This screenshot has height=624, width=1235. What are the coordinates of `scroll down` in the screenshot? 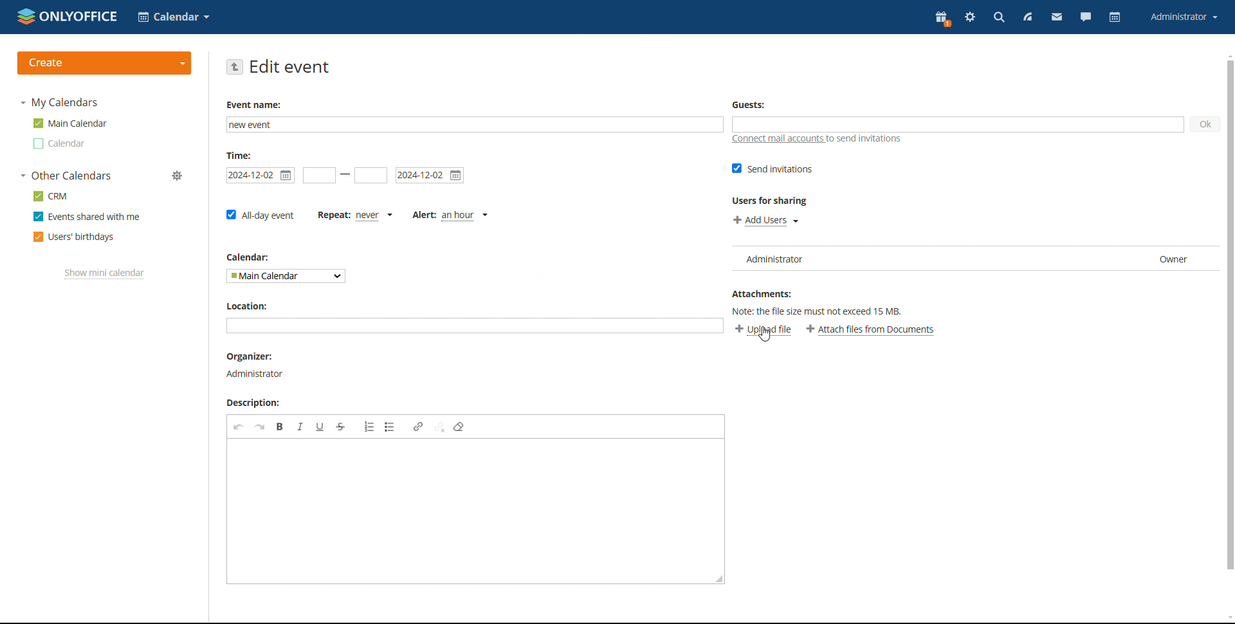 It's located at (1227, 619).